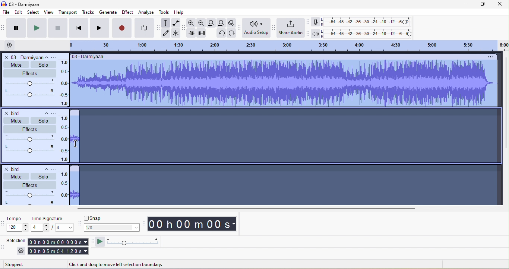 This screenshot has width=509, height=269. I want to click on volume, so click(28, 139).